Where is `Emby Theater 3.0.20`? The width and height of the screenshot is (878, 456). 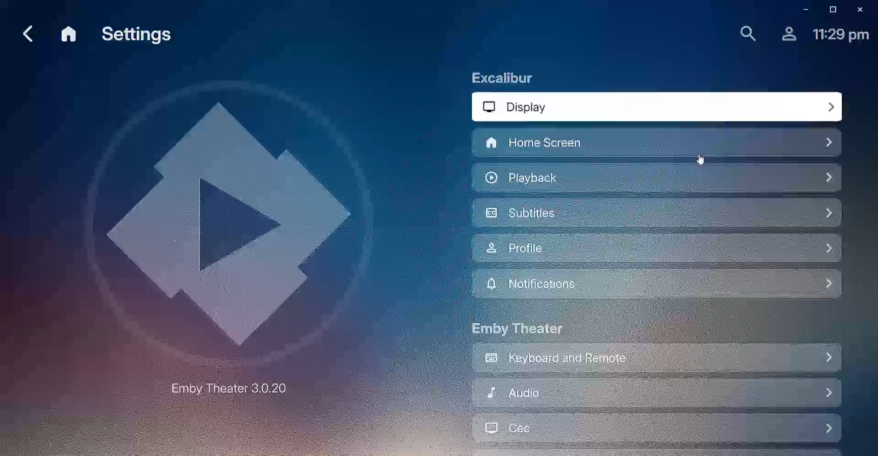
Emby Theater 3.0.20 is located at coordinates (235, 389).